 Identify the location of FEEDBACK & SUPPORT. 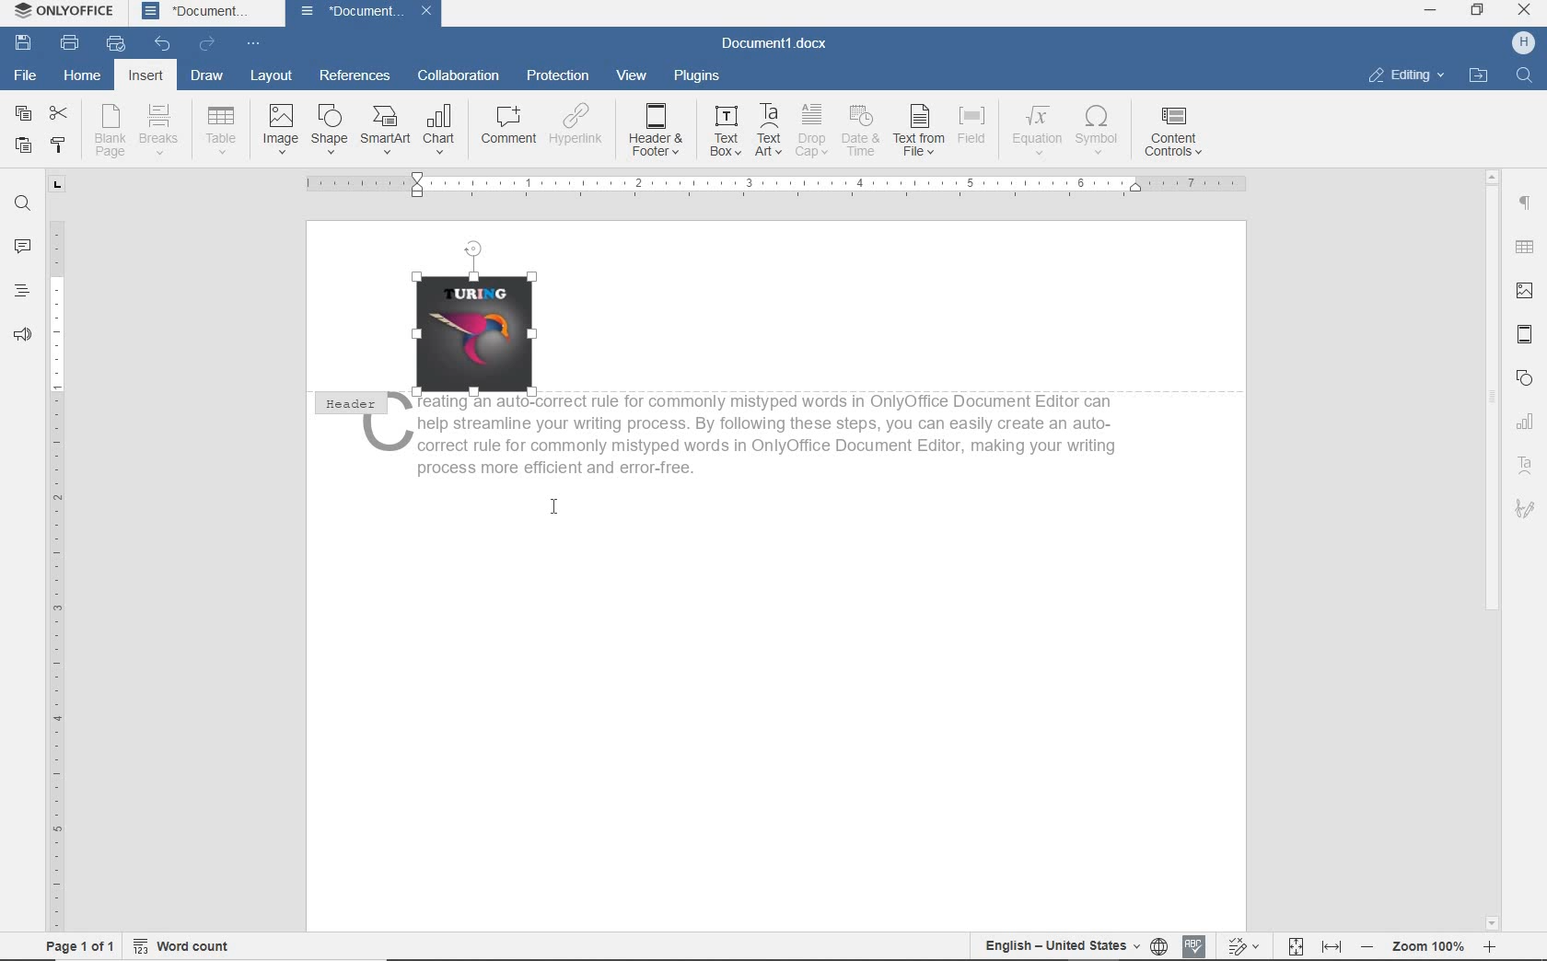
(23, 332).